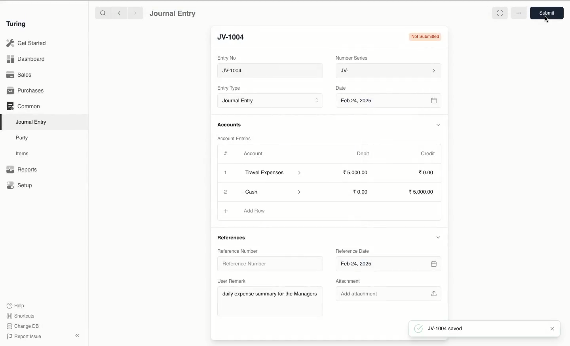 This screenshot has width=570, height=346. Describe the element at coordinates (389, 265) in the screenshot. I see `Feb 24, 2025` at that location.